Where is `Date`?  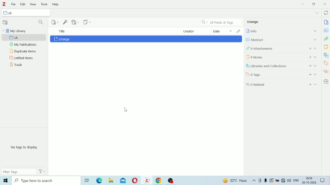
Date is located at coordinates (223, 31).